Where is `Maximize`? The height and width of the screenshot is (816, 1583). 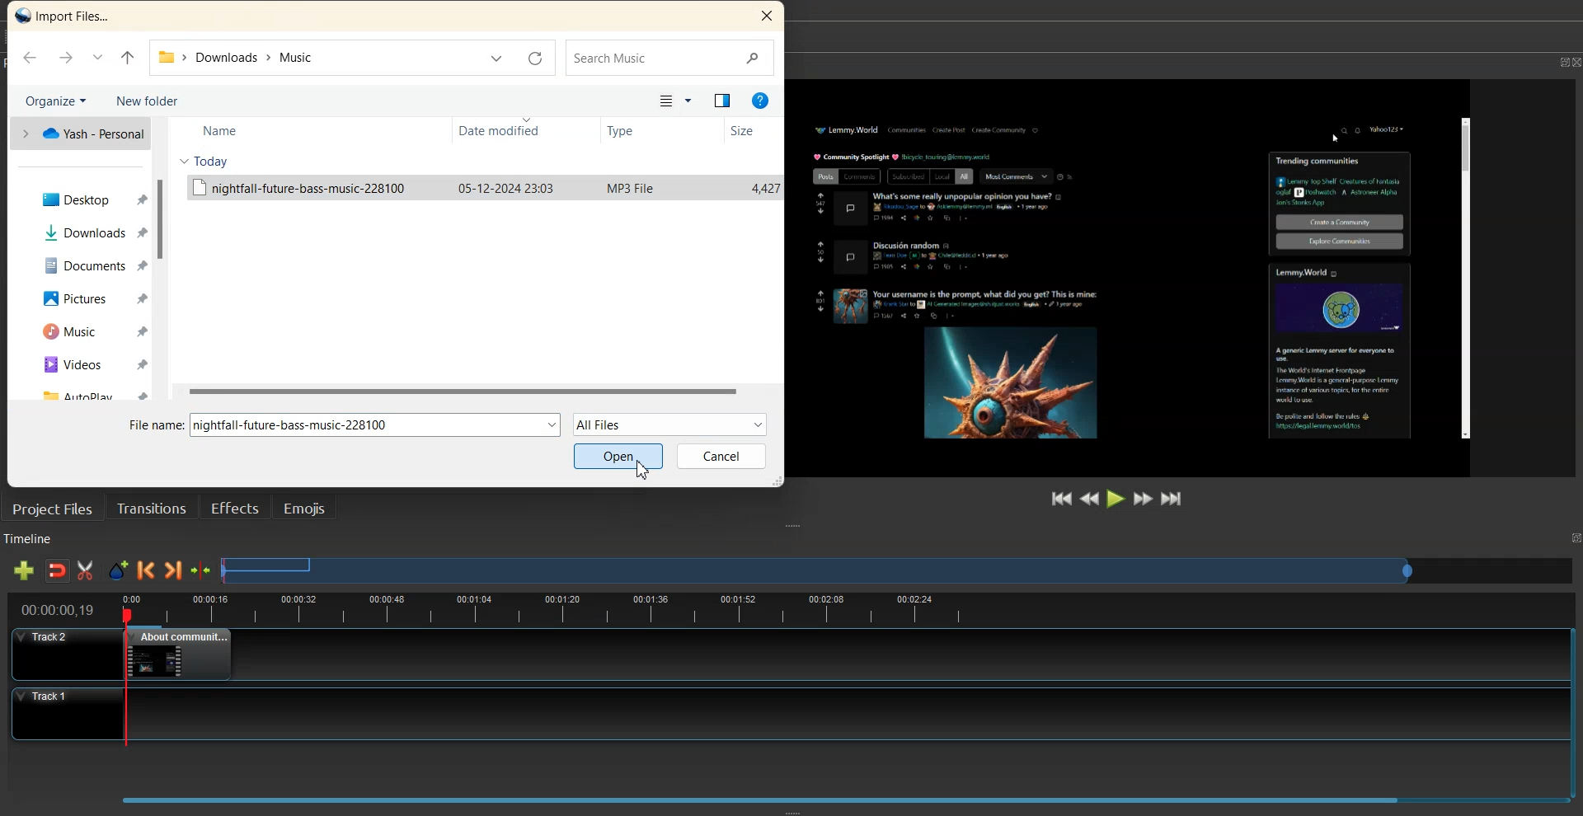
Maximize is located at coordinates (1552, 59).